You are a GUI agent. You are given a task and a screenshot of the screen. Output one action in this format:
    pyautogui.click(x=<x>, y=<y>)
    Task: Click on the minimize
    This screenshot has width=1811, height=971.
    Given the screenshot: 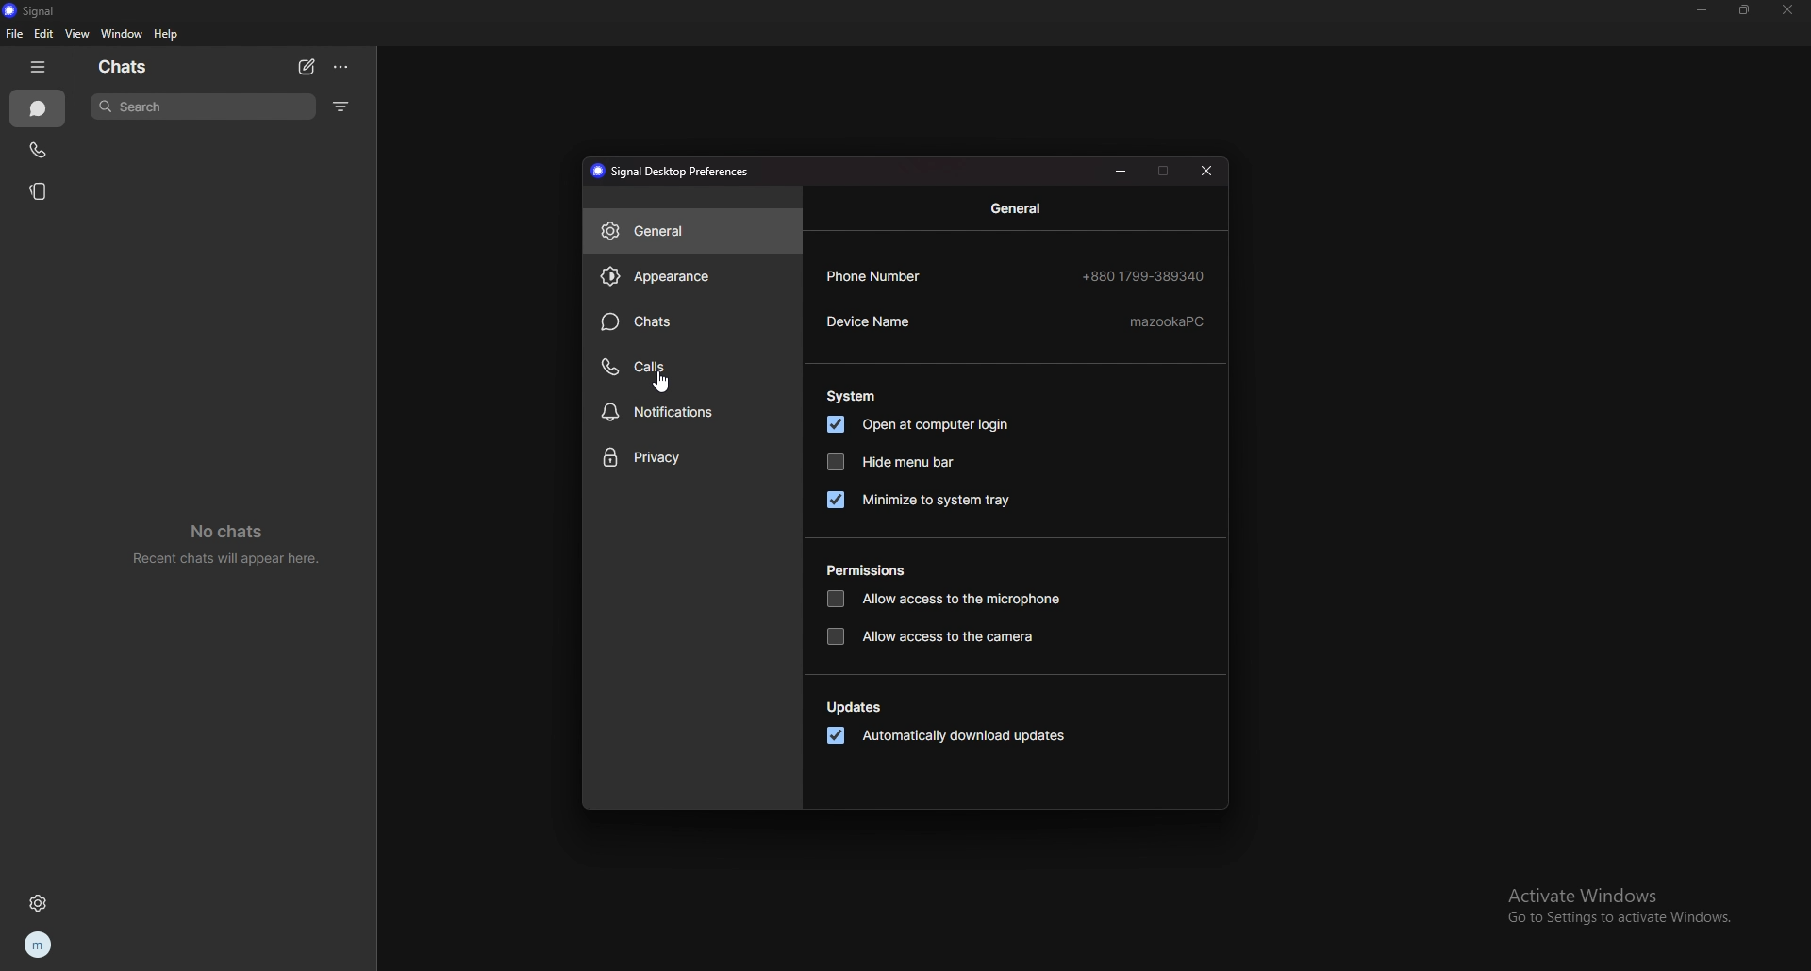 What is the action you would take?
    pyautogui.click(x=1122, y=170)
    